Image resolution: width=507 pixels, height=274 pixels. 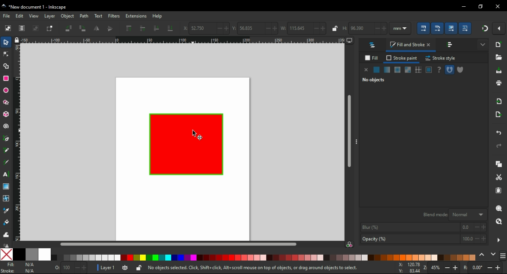 I want to click on scroll bar, so click(x=347, y=132).